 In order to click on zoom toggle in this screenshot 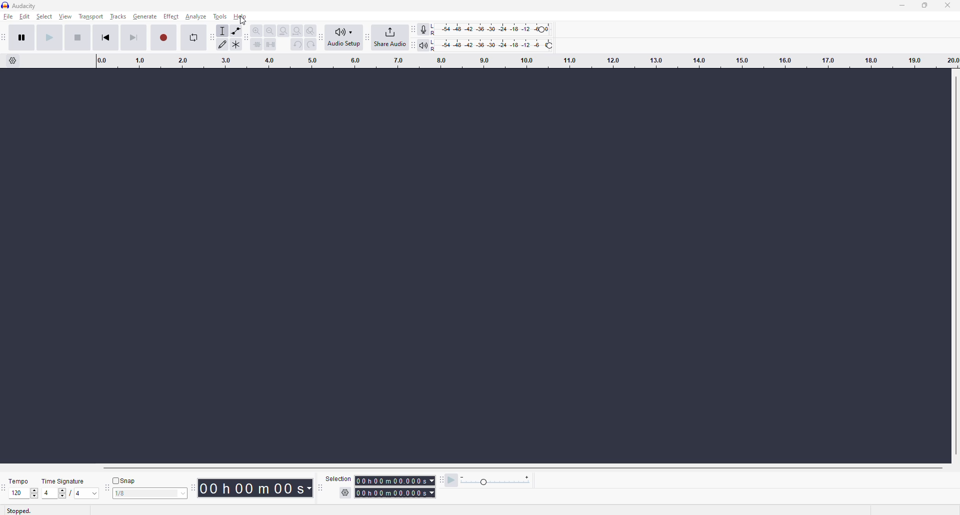, I will do `click(310, 31)`.